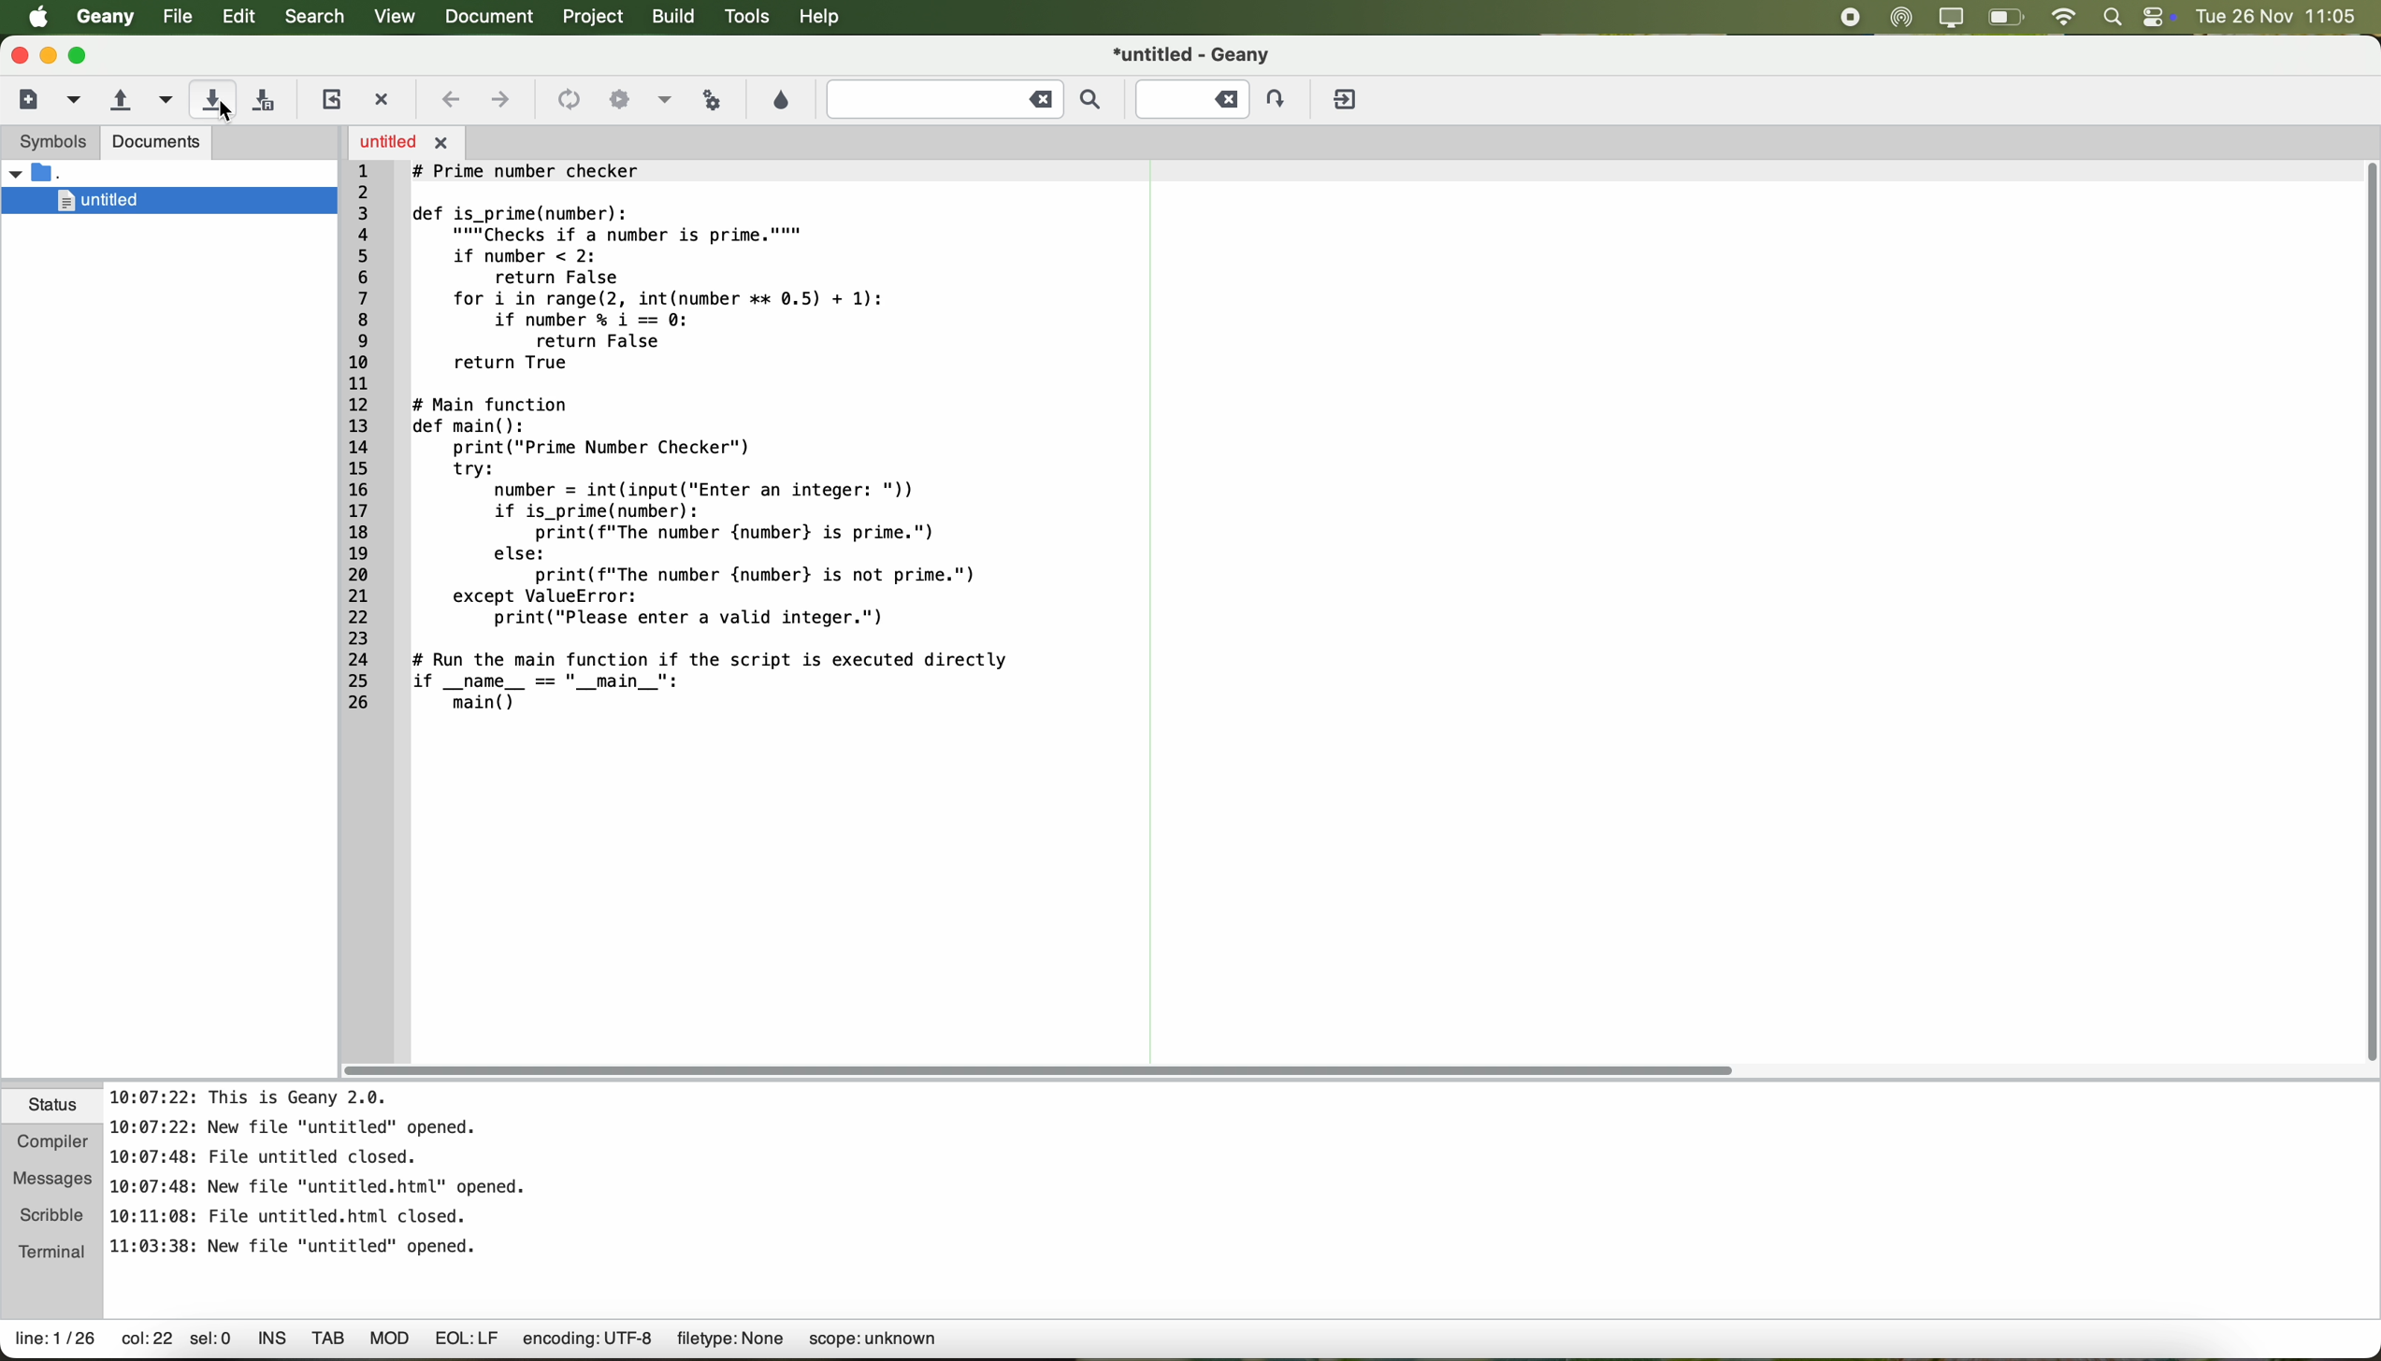  I want to click on screen, so click(1951, 18).